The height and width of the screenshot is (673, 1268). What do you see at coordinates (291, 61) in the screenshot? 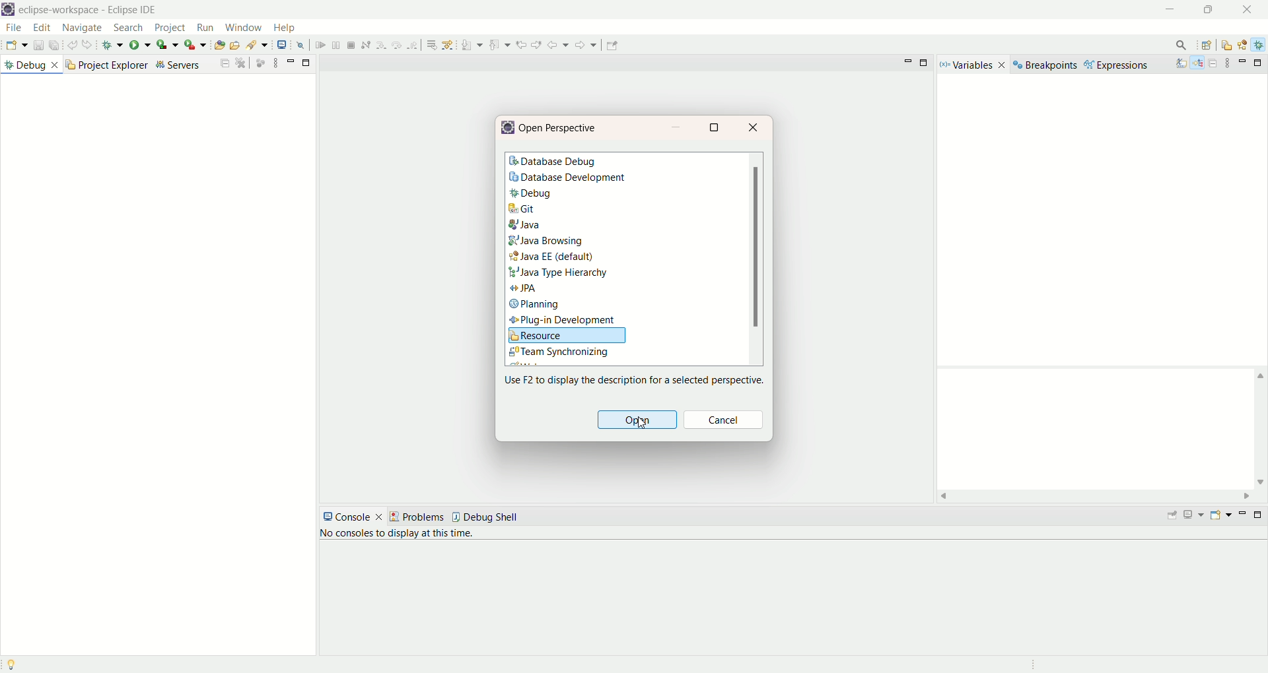
I see `minimize` at bounding box center [291, 61].